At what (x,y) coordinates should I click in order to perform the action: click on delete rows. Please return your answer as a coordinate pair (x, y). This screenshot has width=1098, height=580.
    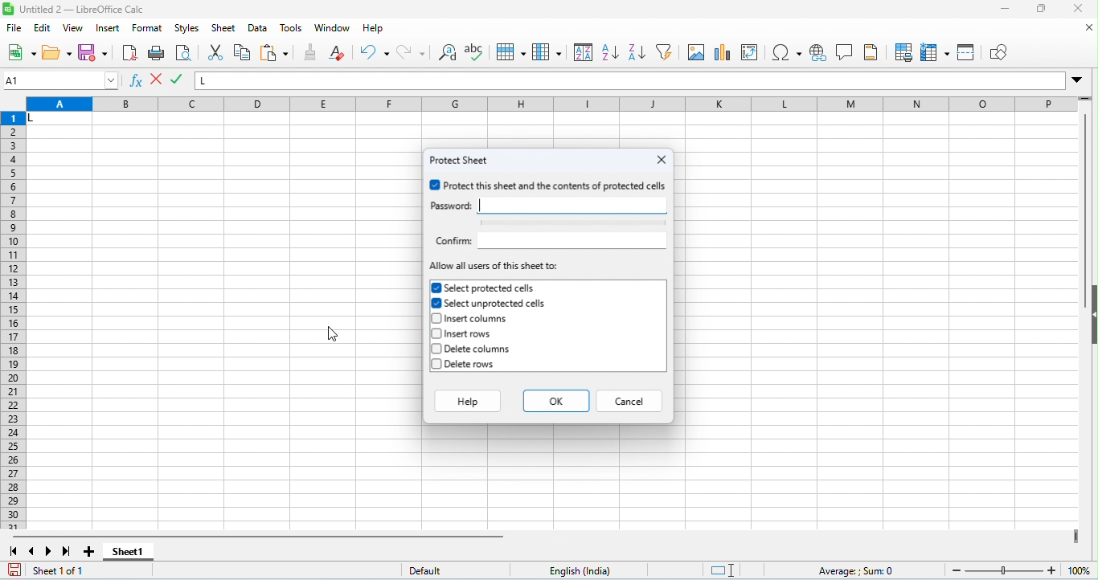
    Looking at the image, I should click on (467, 366).